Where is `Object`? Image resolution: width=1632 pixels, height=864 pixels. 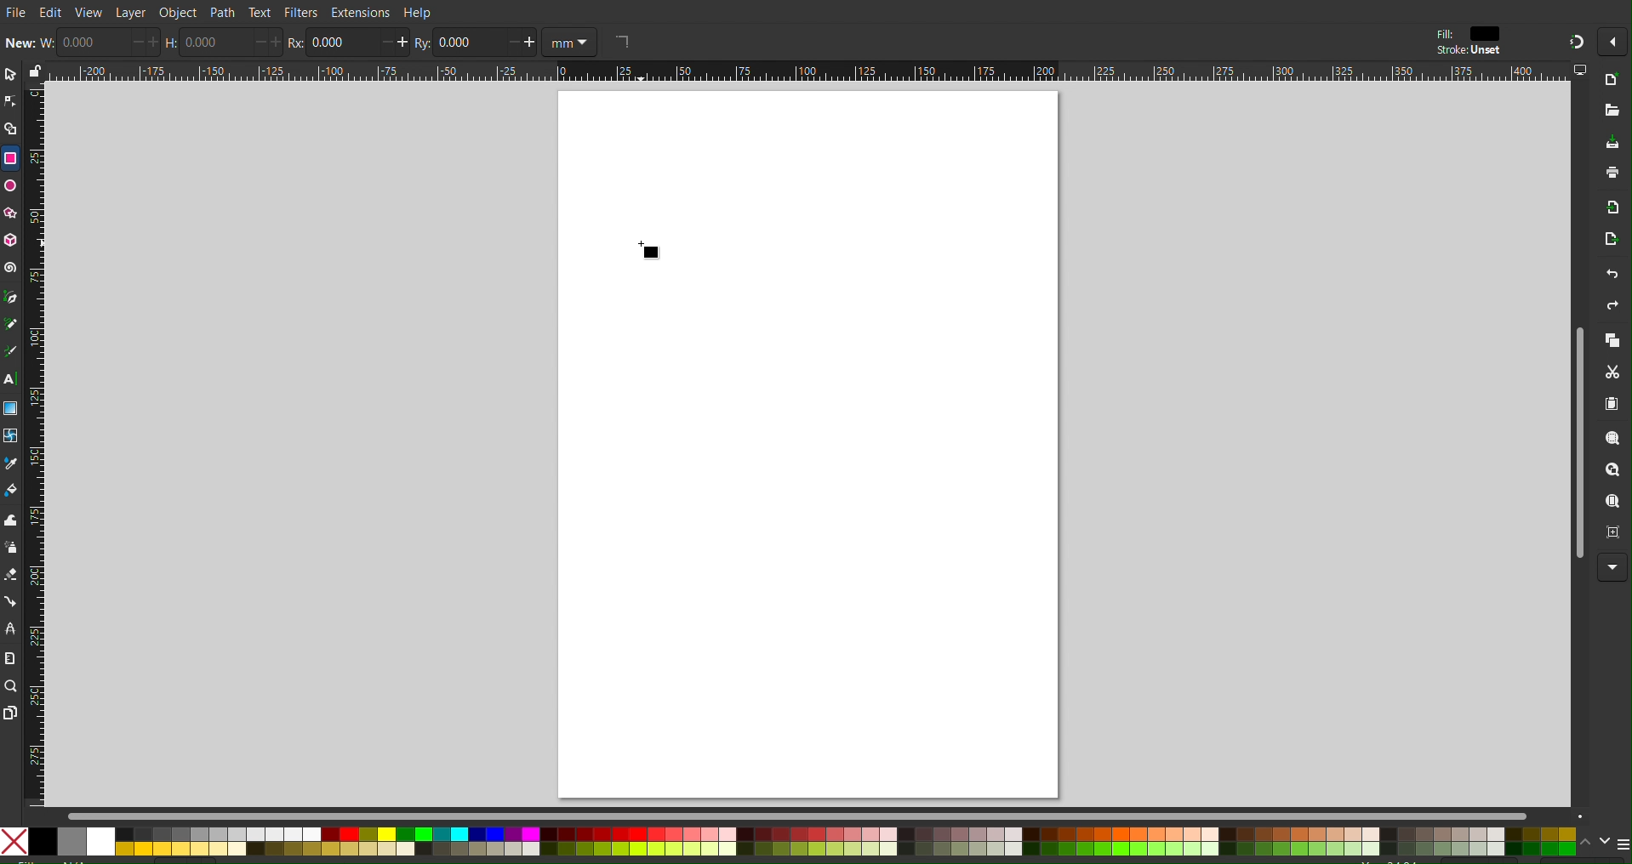
Object is located at coordinates (178, 12).